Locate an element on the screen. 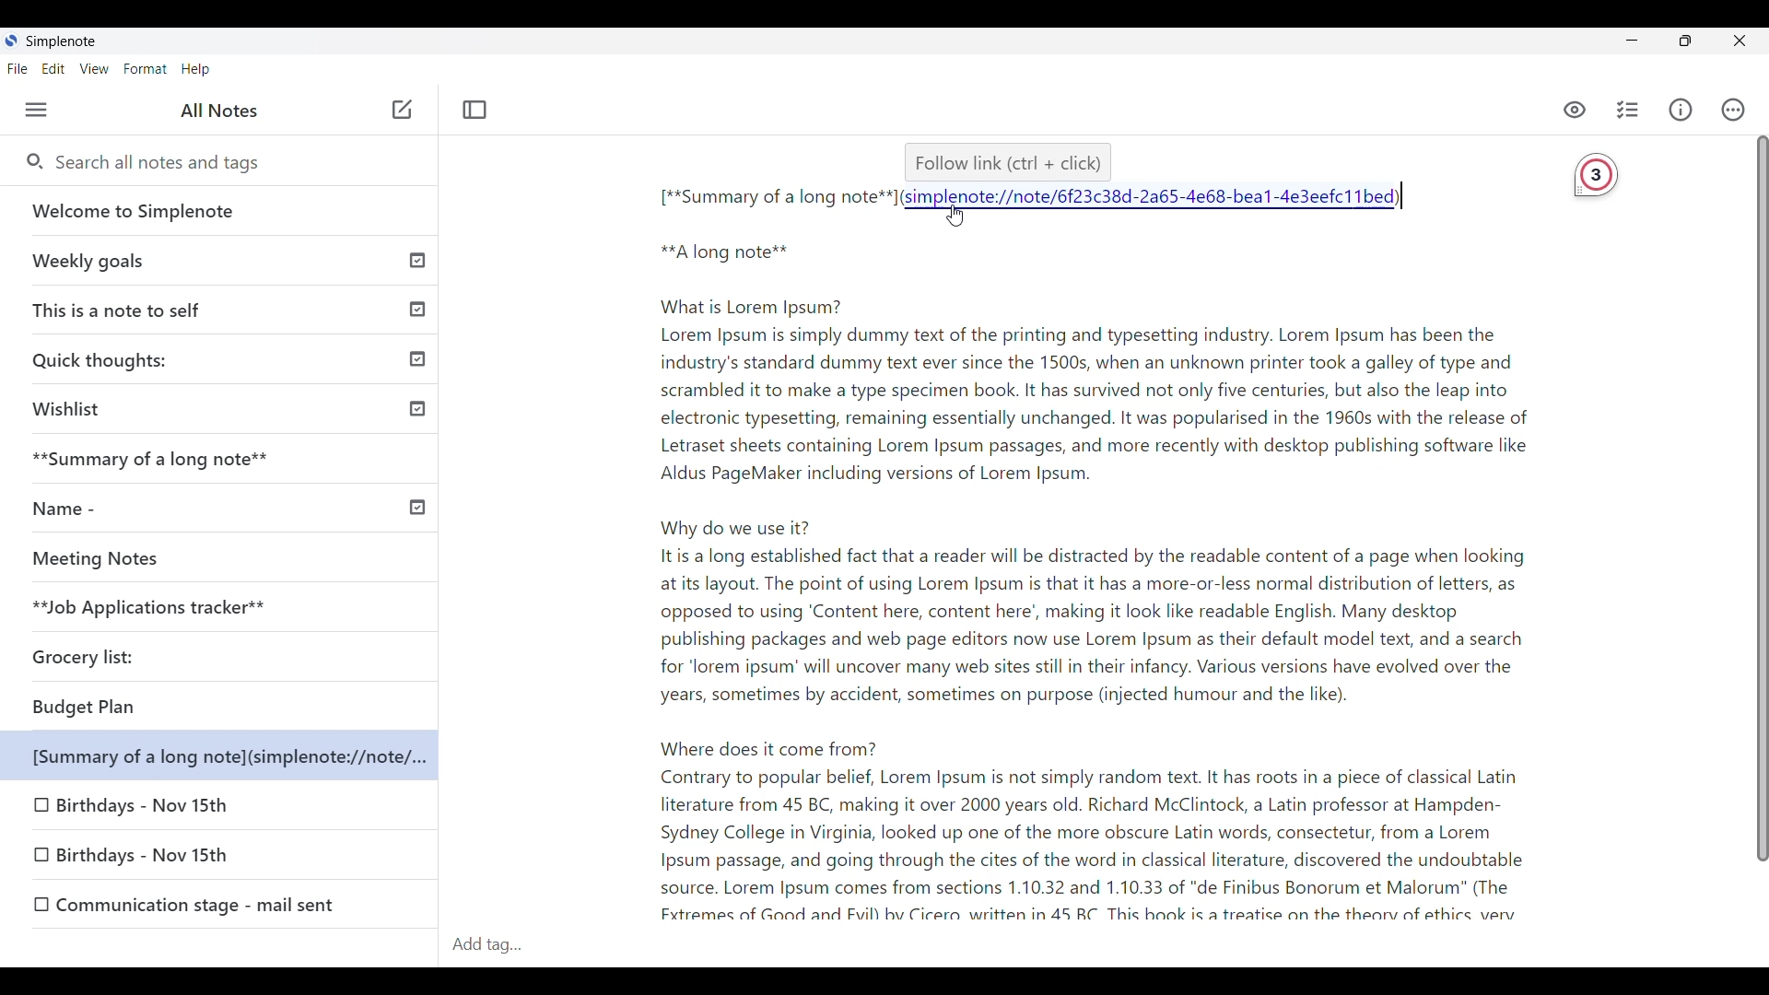  Add tag is located at coordinates (505, 944).